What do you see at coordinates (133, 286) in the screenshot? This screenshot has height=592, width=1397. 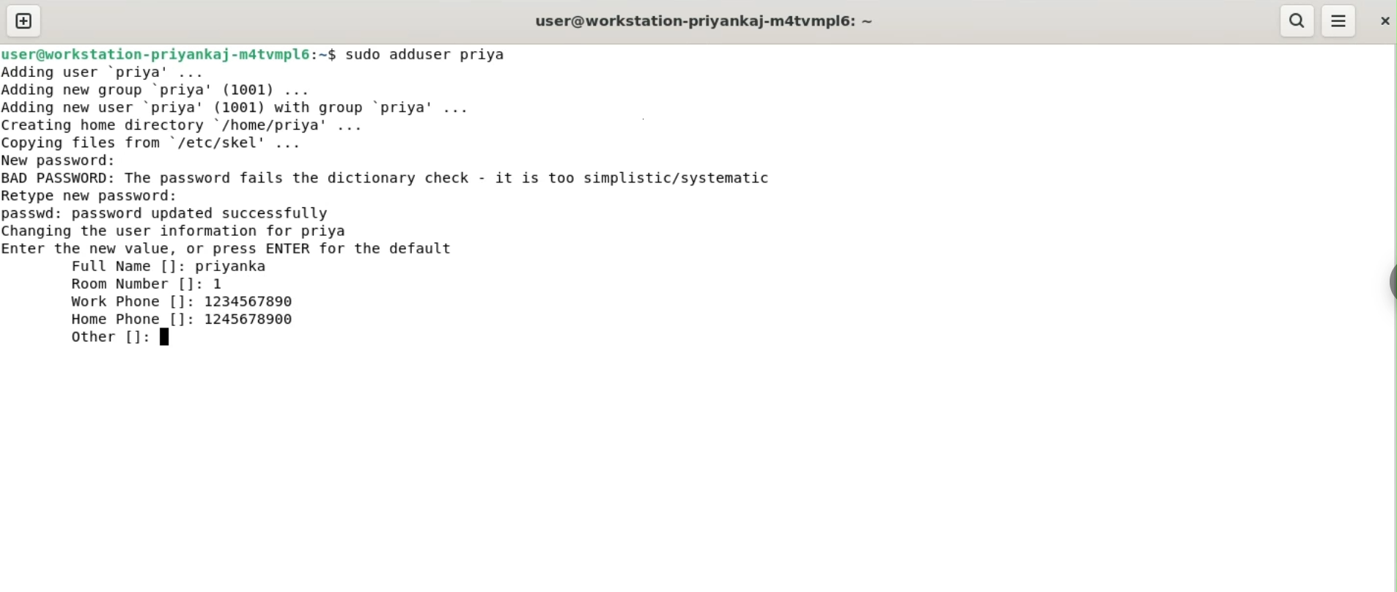 I see `room number []:` at bounding box center [133, 286].